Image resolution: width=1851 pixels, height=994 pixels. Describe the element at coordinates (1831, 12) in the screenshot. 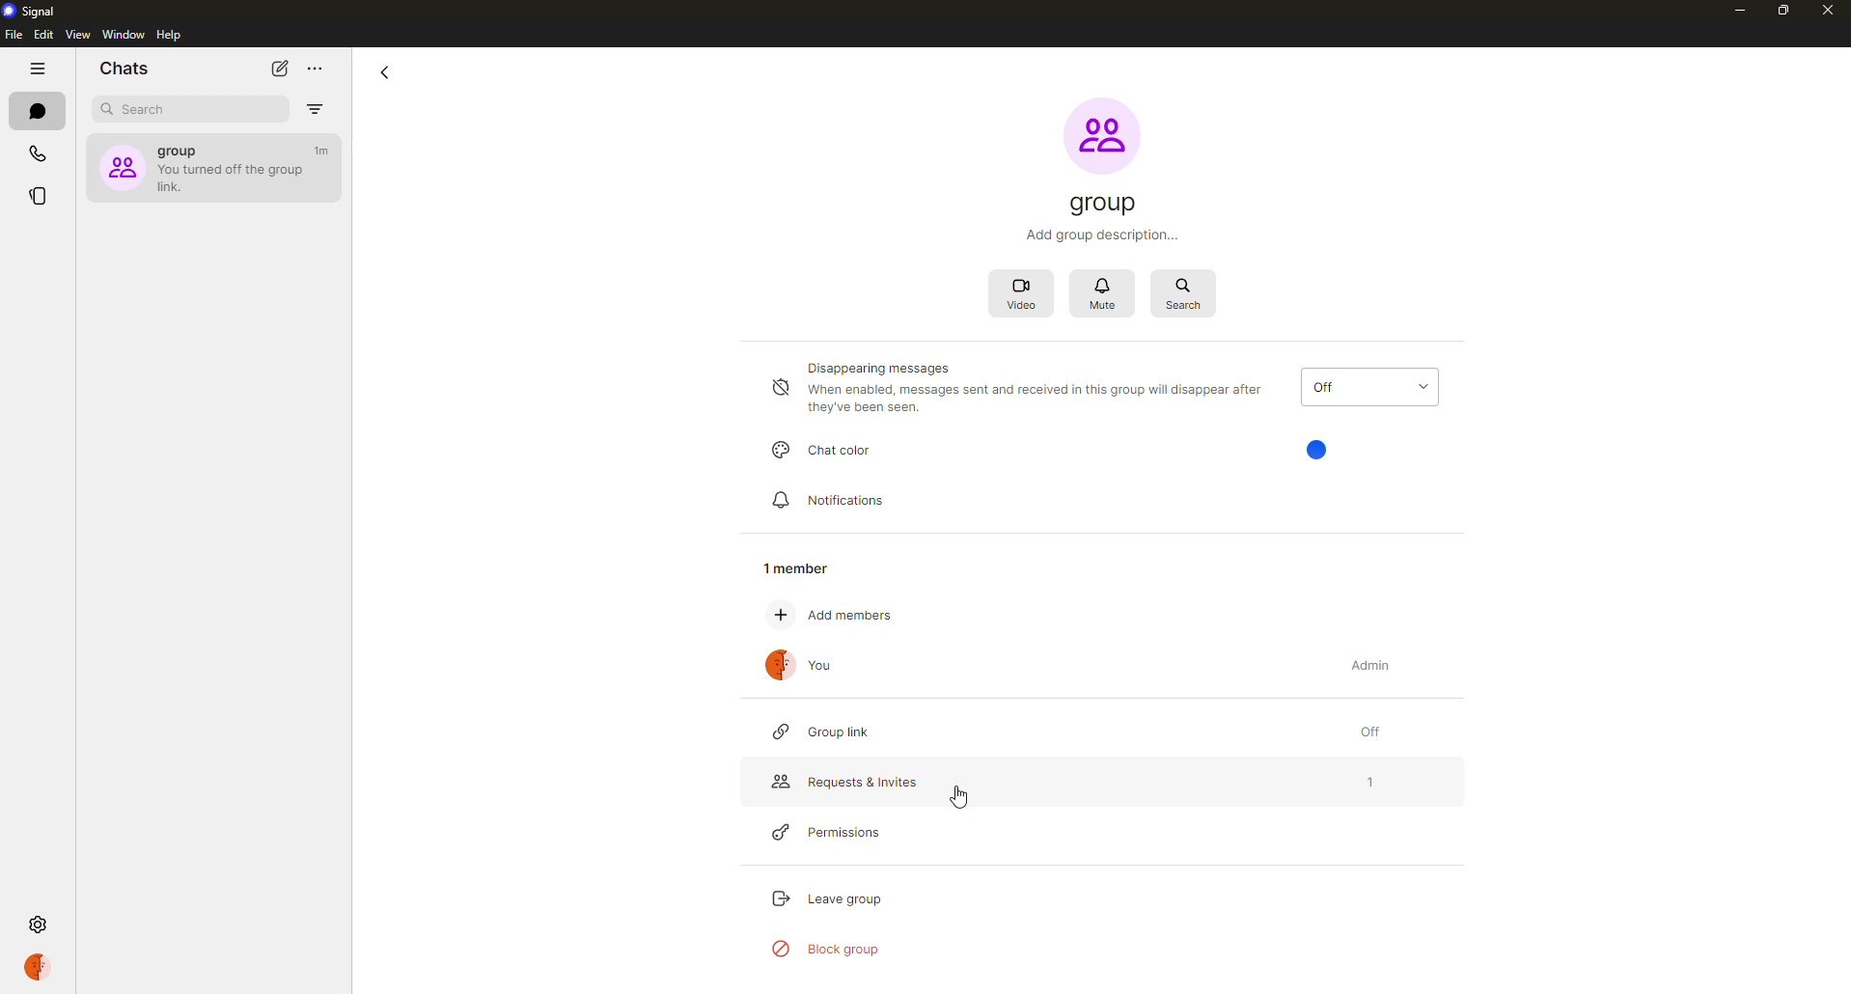

I see `close` at that location.